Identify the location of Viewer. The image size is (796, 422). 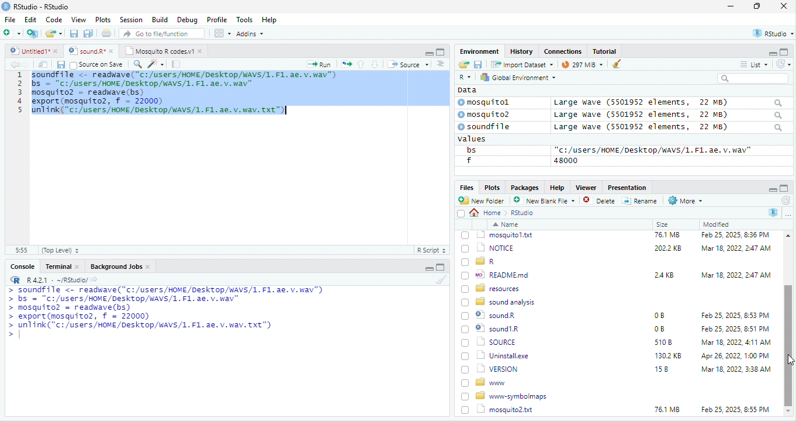
(584, 188).